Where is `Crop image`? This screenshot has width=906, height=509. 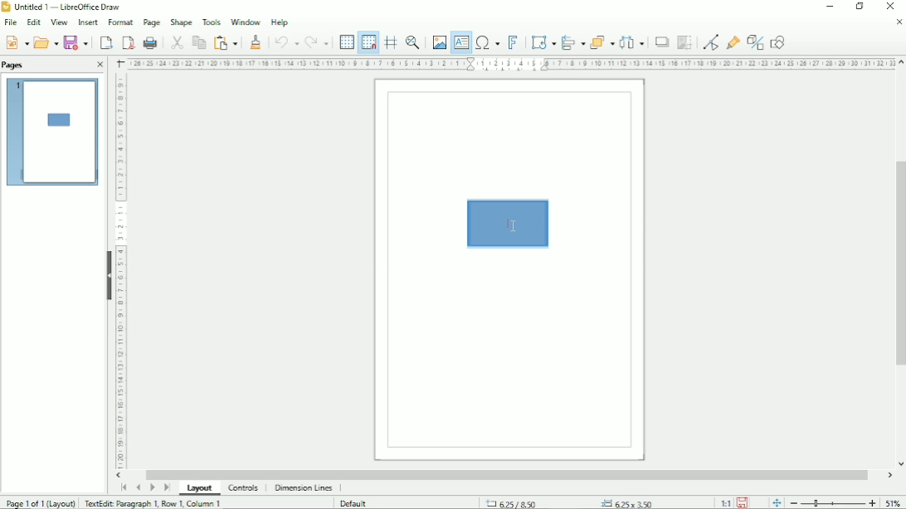
Crop image is located at coordinates (684, 43).